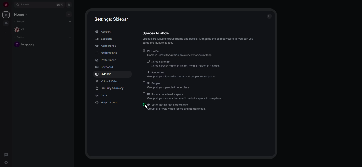 This screenshot has height=167, width=362. What do you see at coordinates (69, 5) in the screenshot?
I see `navigator` at bounding box center [69, 5].